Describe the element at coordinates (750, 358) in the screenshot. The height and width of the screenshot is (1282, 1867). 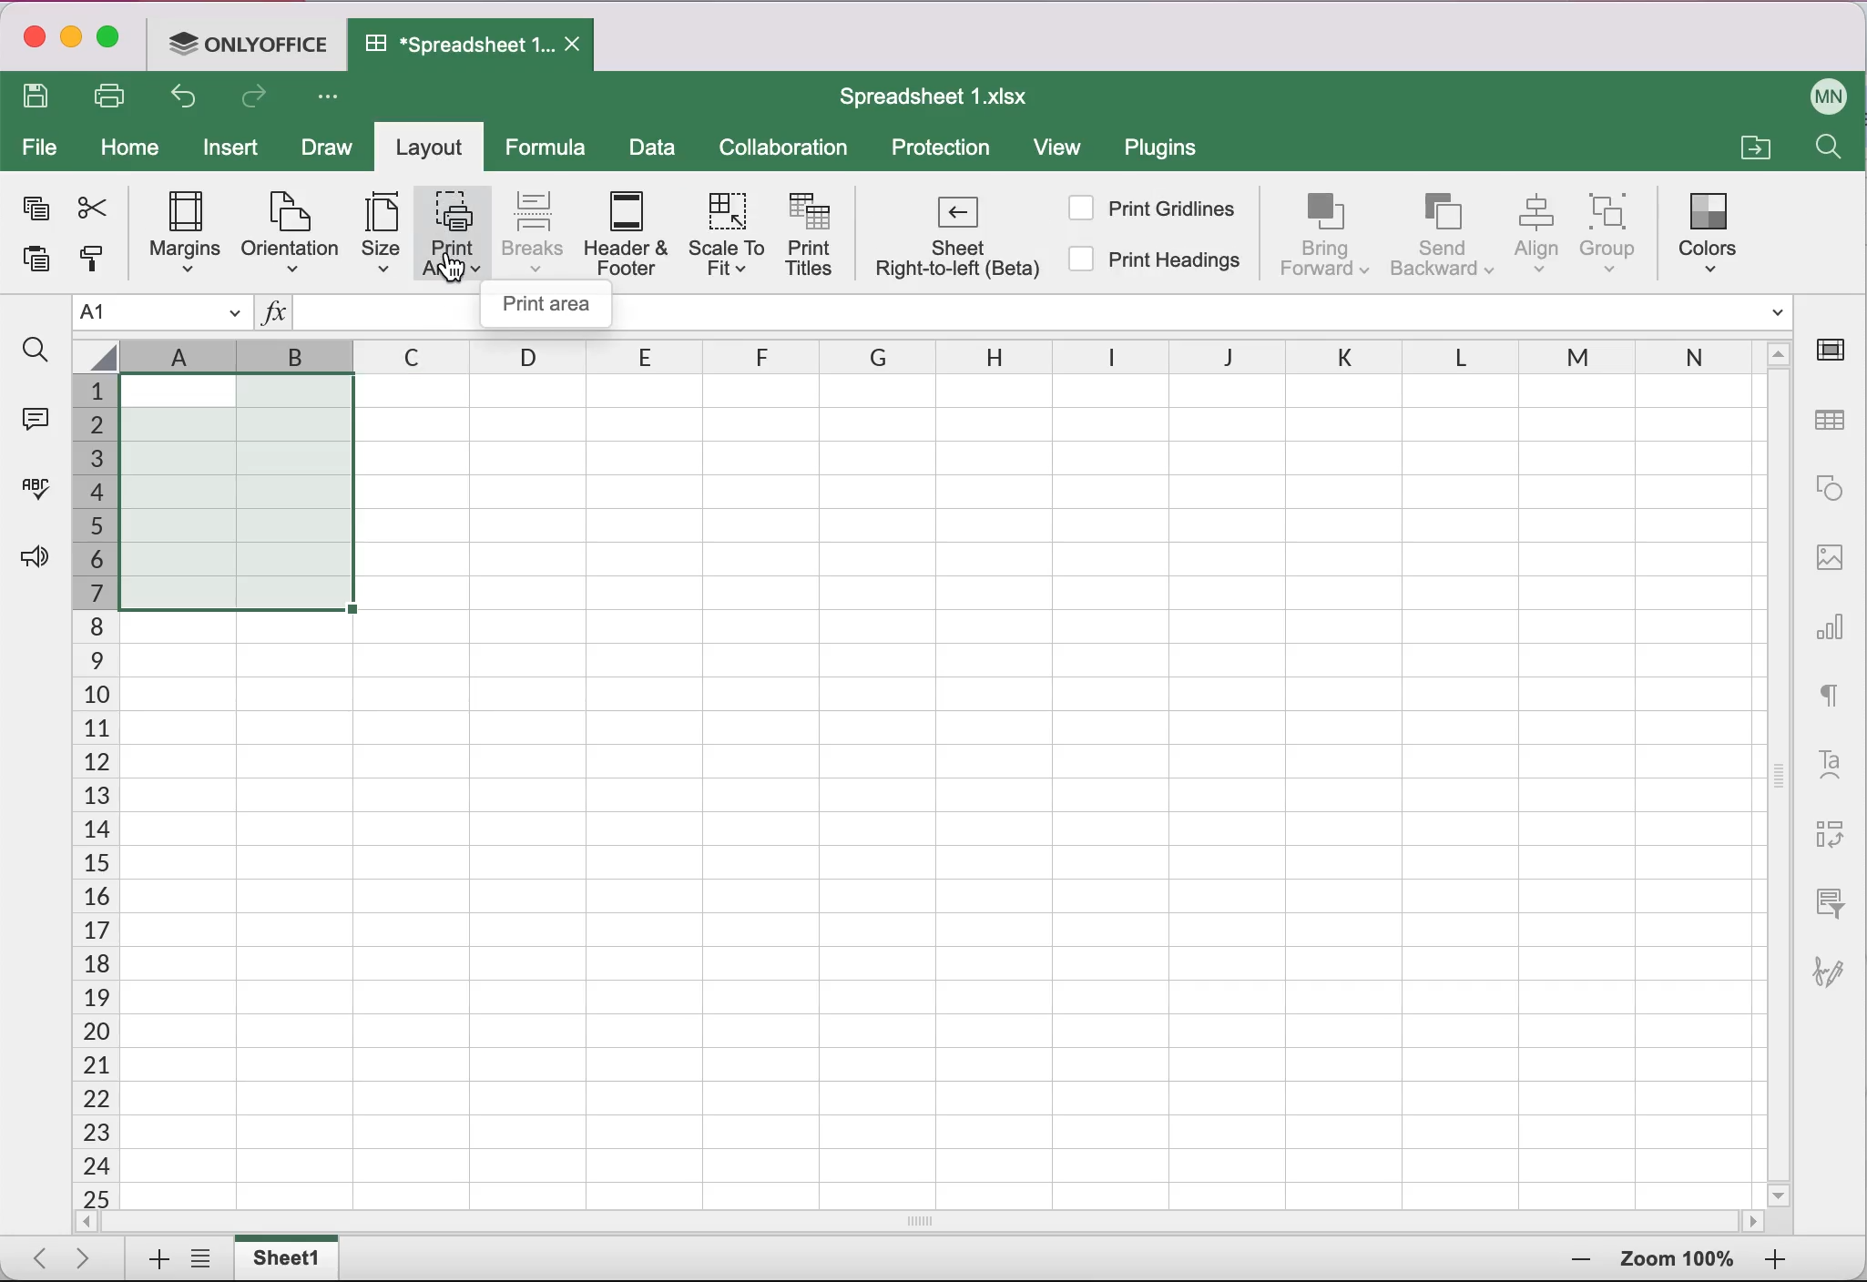
I see `columns` at that location.